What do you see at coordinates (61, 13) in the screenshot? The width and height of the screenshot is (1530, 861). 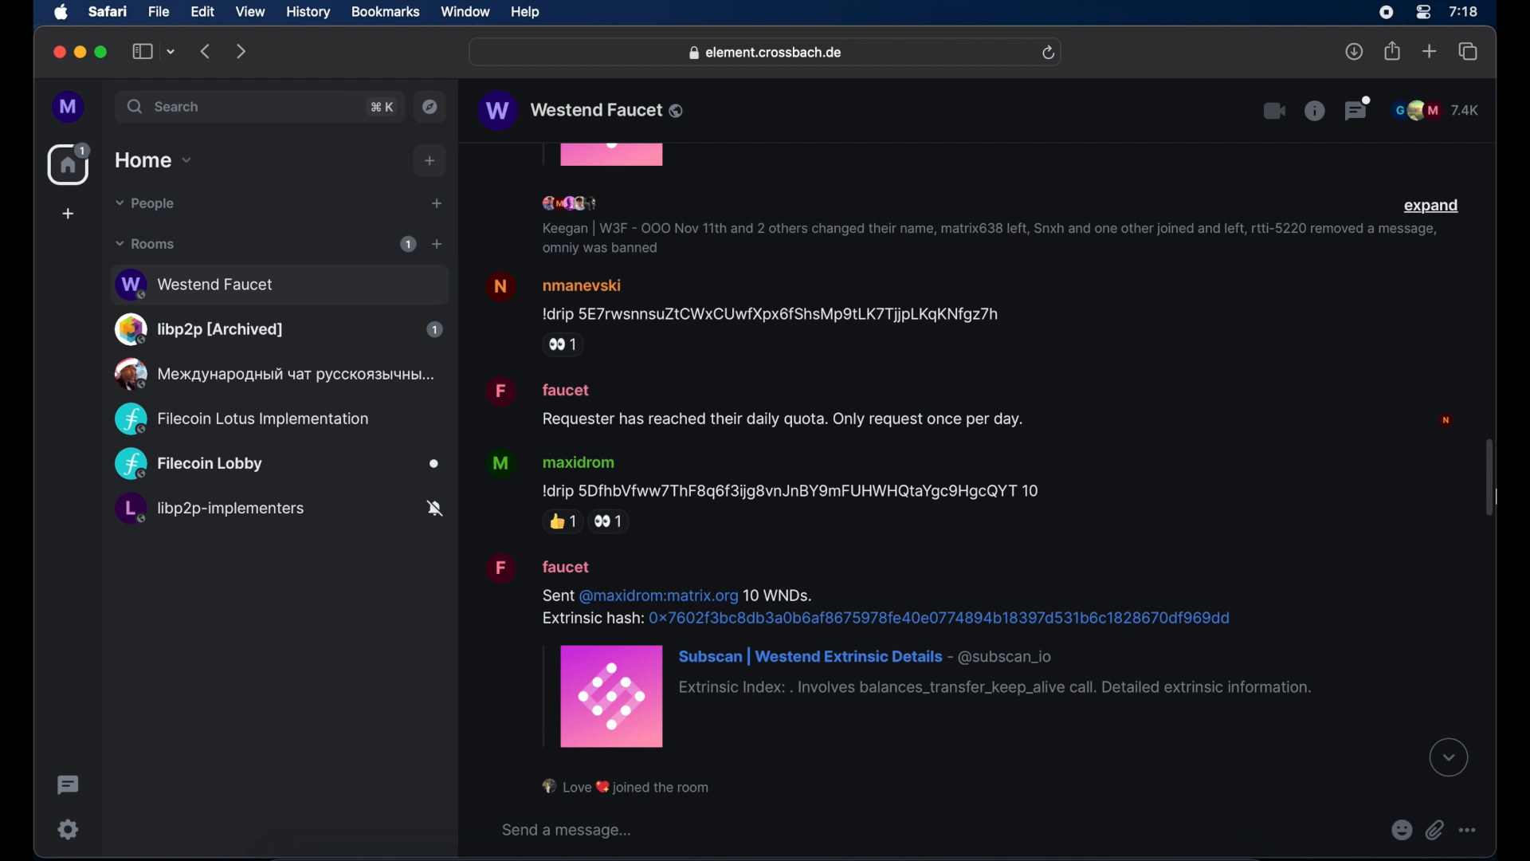 I see `apple icon` at bounding box center [61, 13].